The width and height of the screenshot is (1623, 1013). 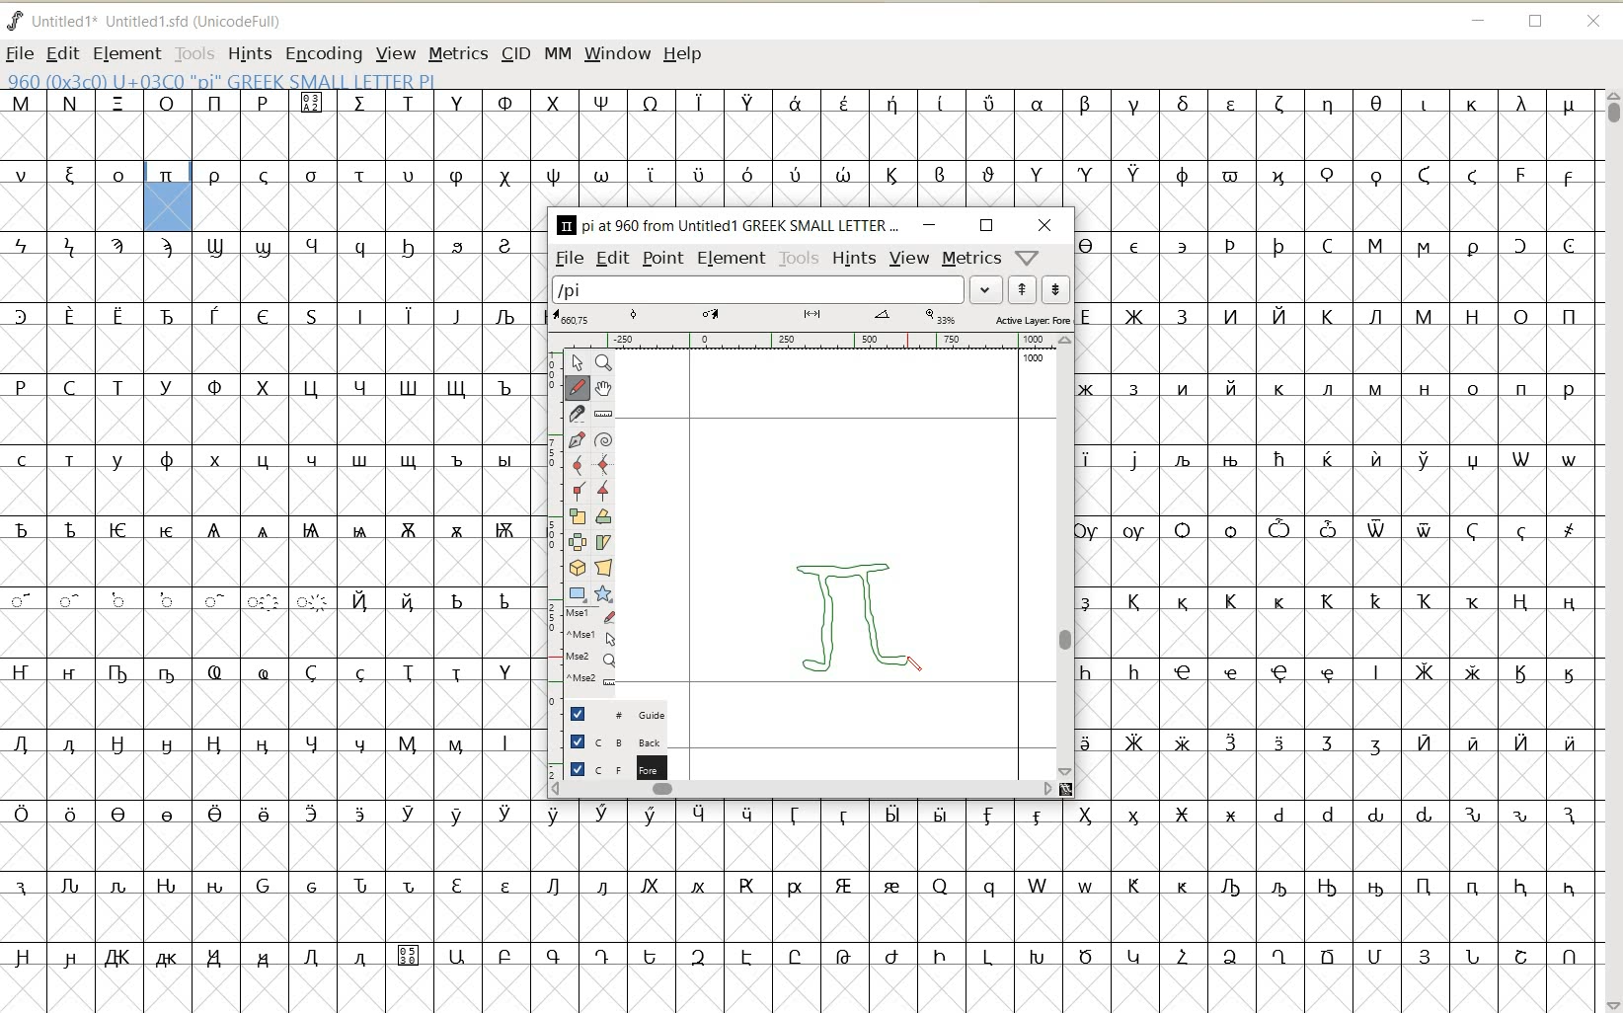 I want to click on Rotate the selection, so click(x=604, y=516).